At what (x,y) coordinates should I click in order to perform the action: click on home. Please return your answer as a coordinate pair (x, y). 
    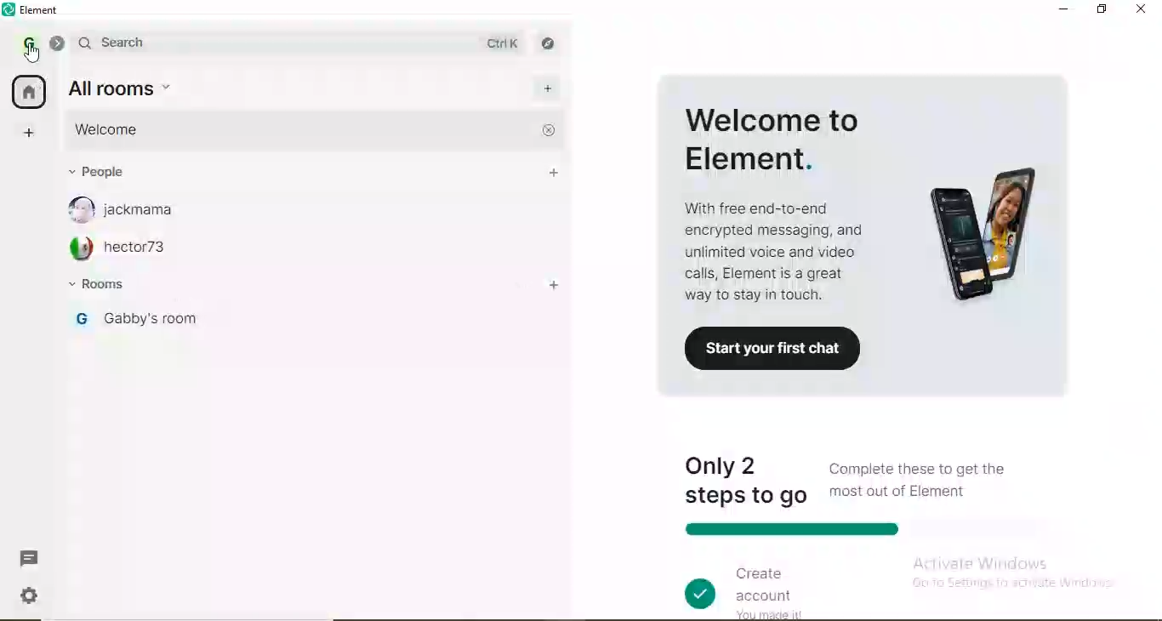
    Looking at the image, I should click on (27, 91).